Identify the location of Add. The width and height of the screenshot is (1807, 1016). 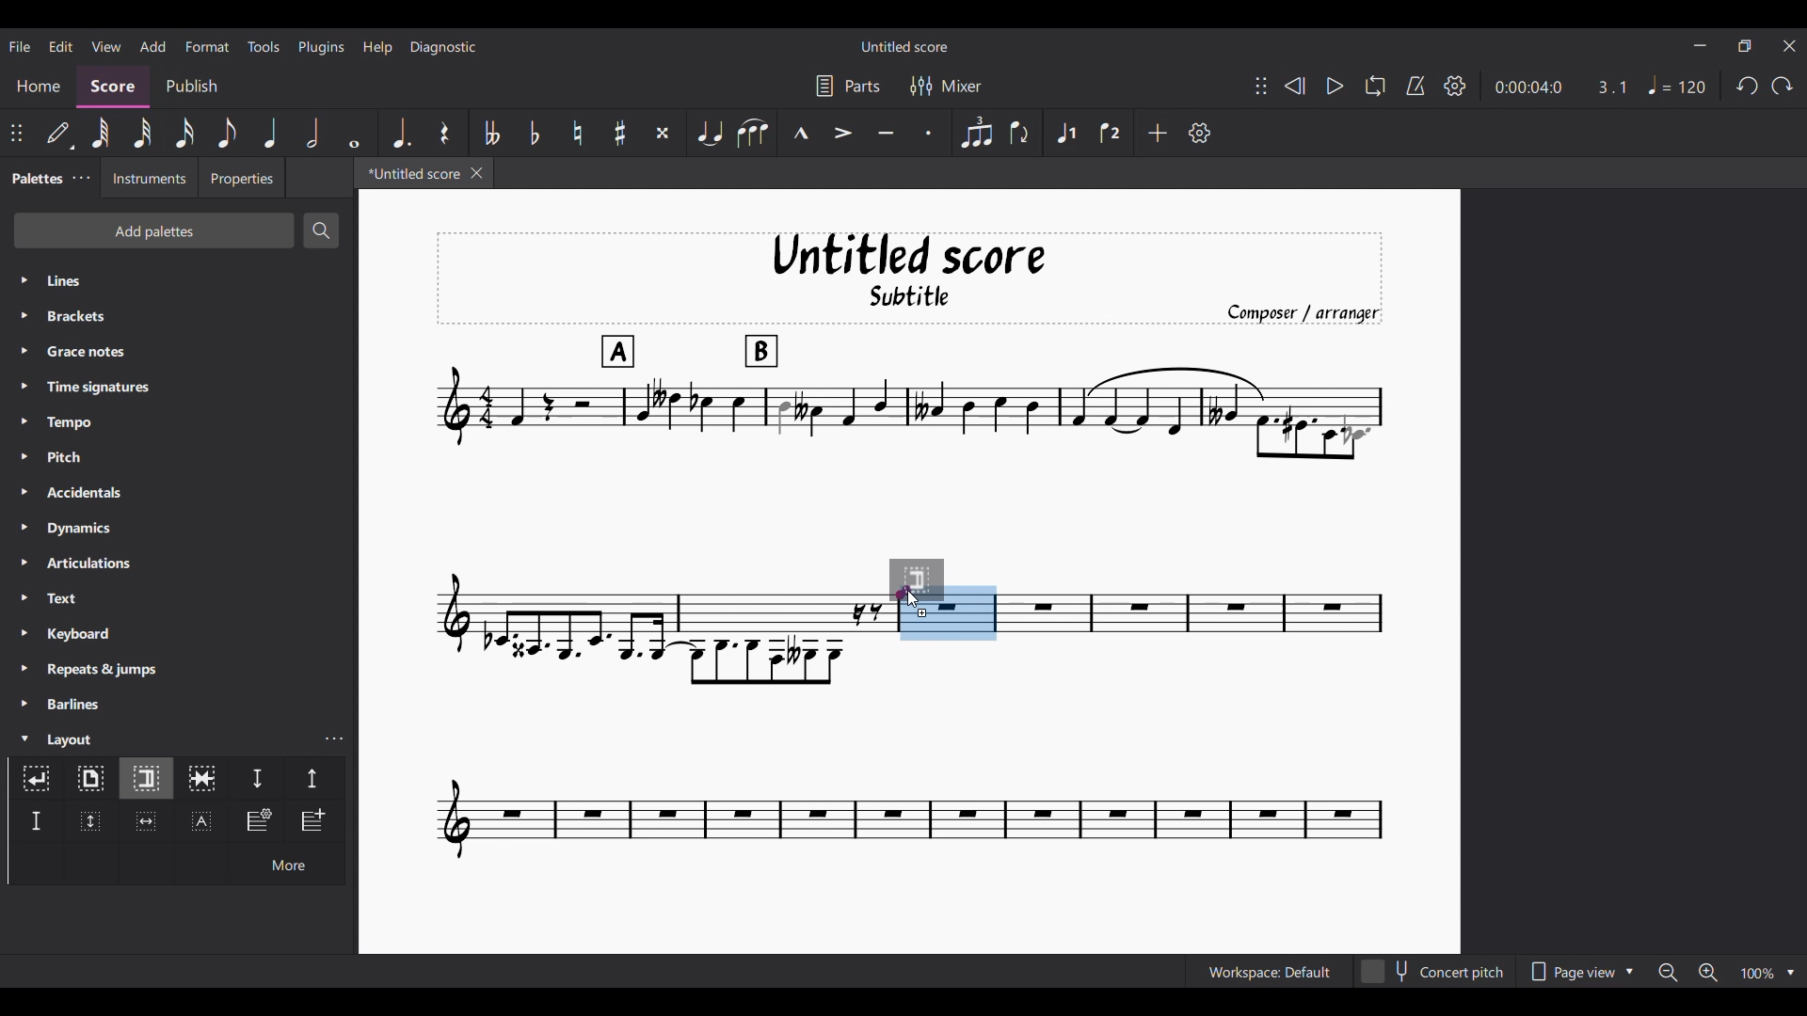
(1157, 133).